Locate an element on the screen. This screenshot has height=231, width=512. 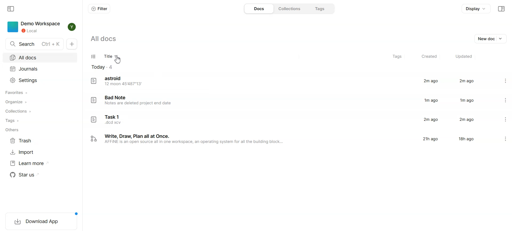
New doc is located at coordinates (485, 39).